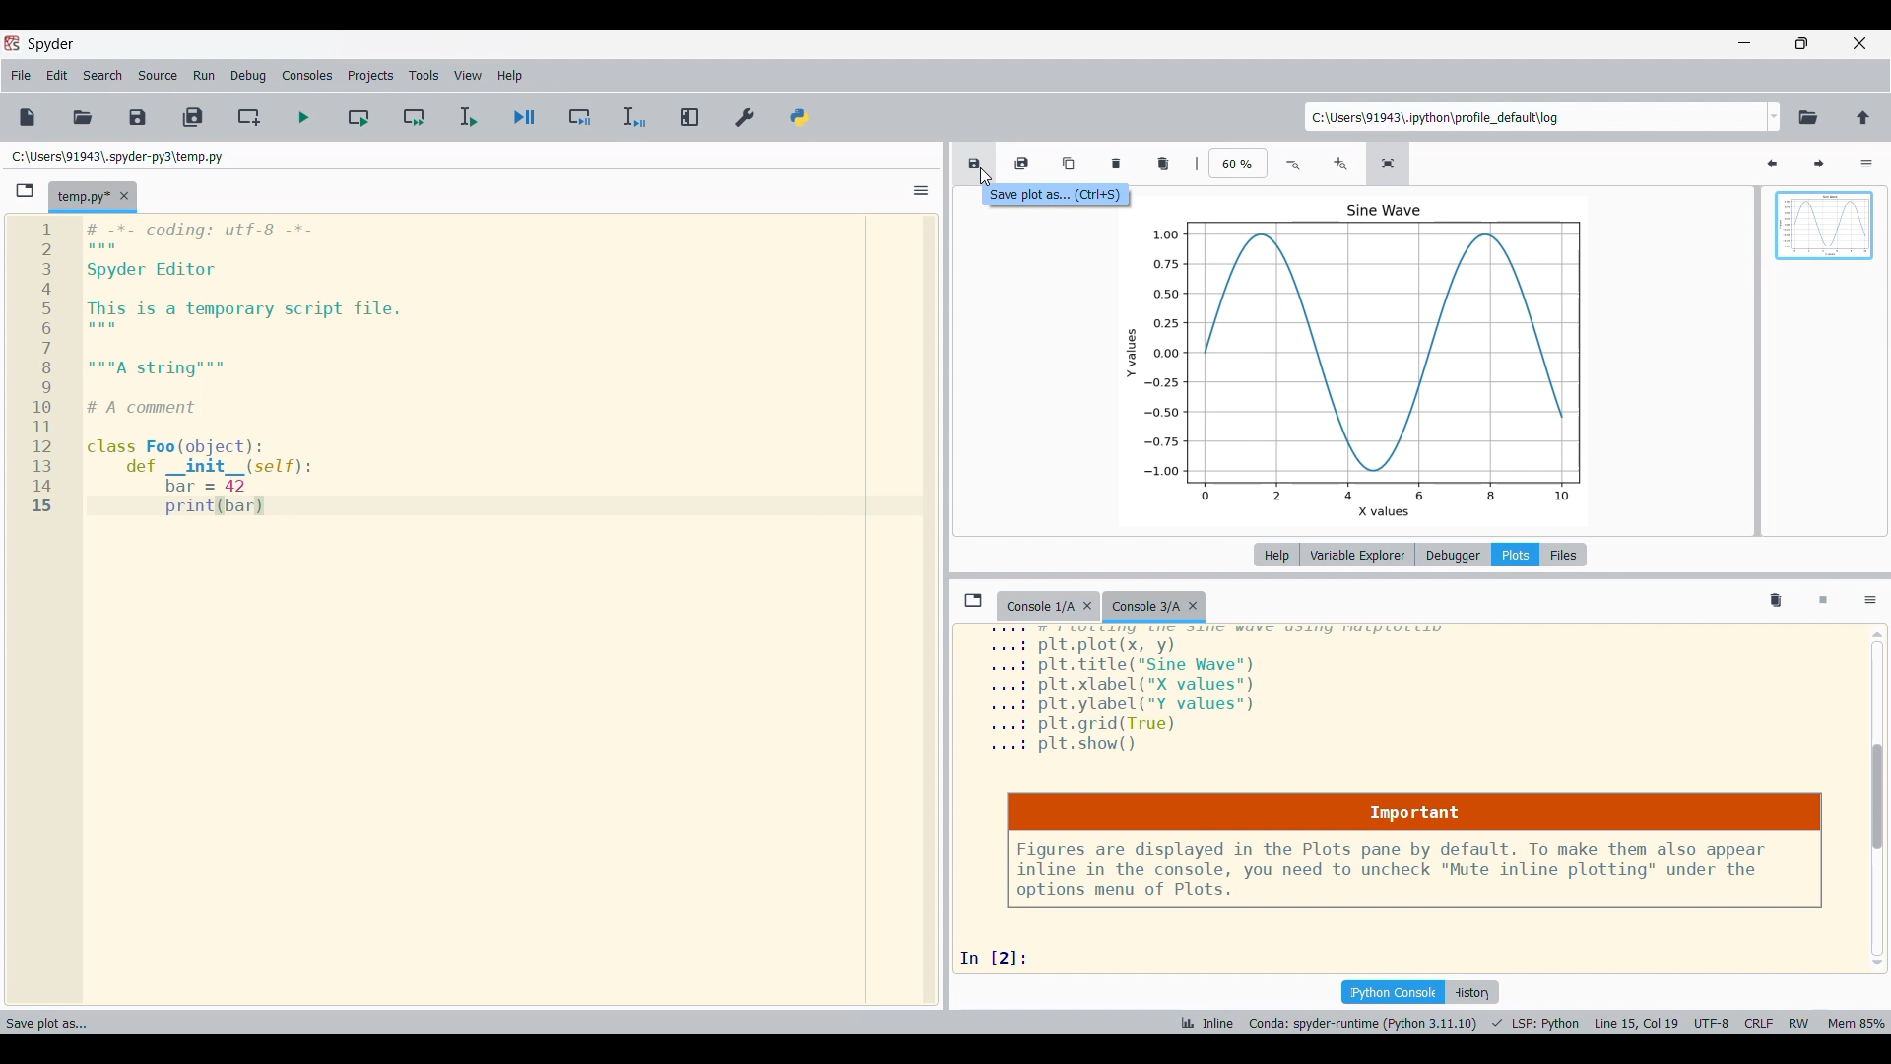  What do you see at coordinates (371, 76) in the screenshot?
I see `Projects menu` at bounding box center [371, 76].